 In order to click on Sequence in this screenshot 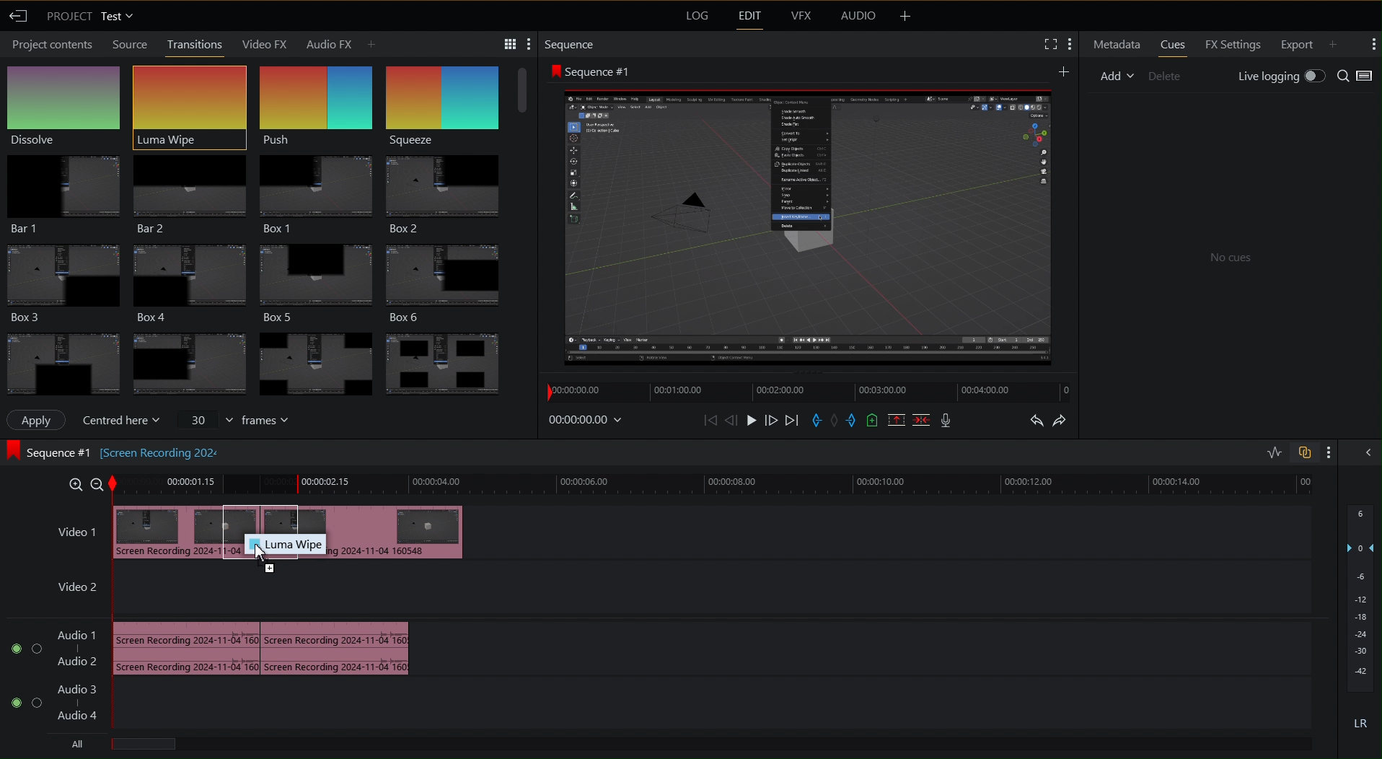, I will do `click(571, 43)`.